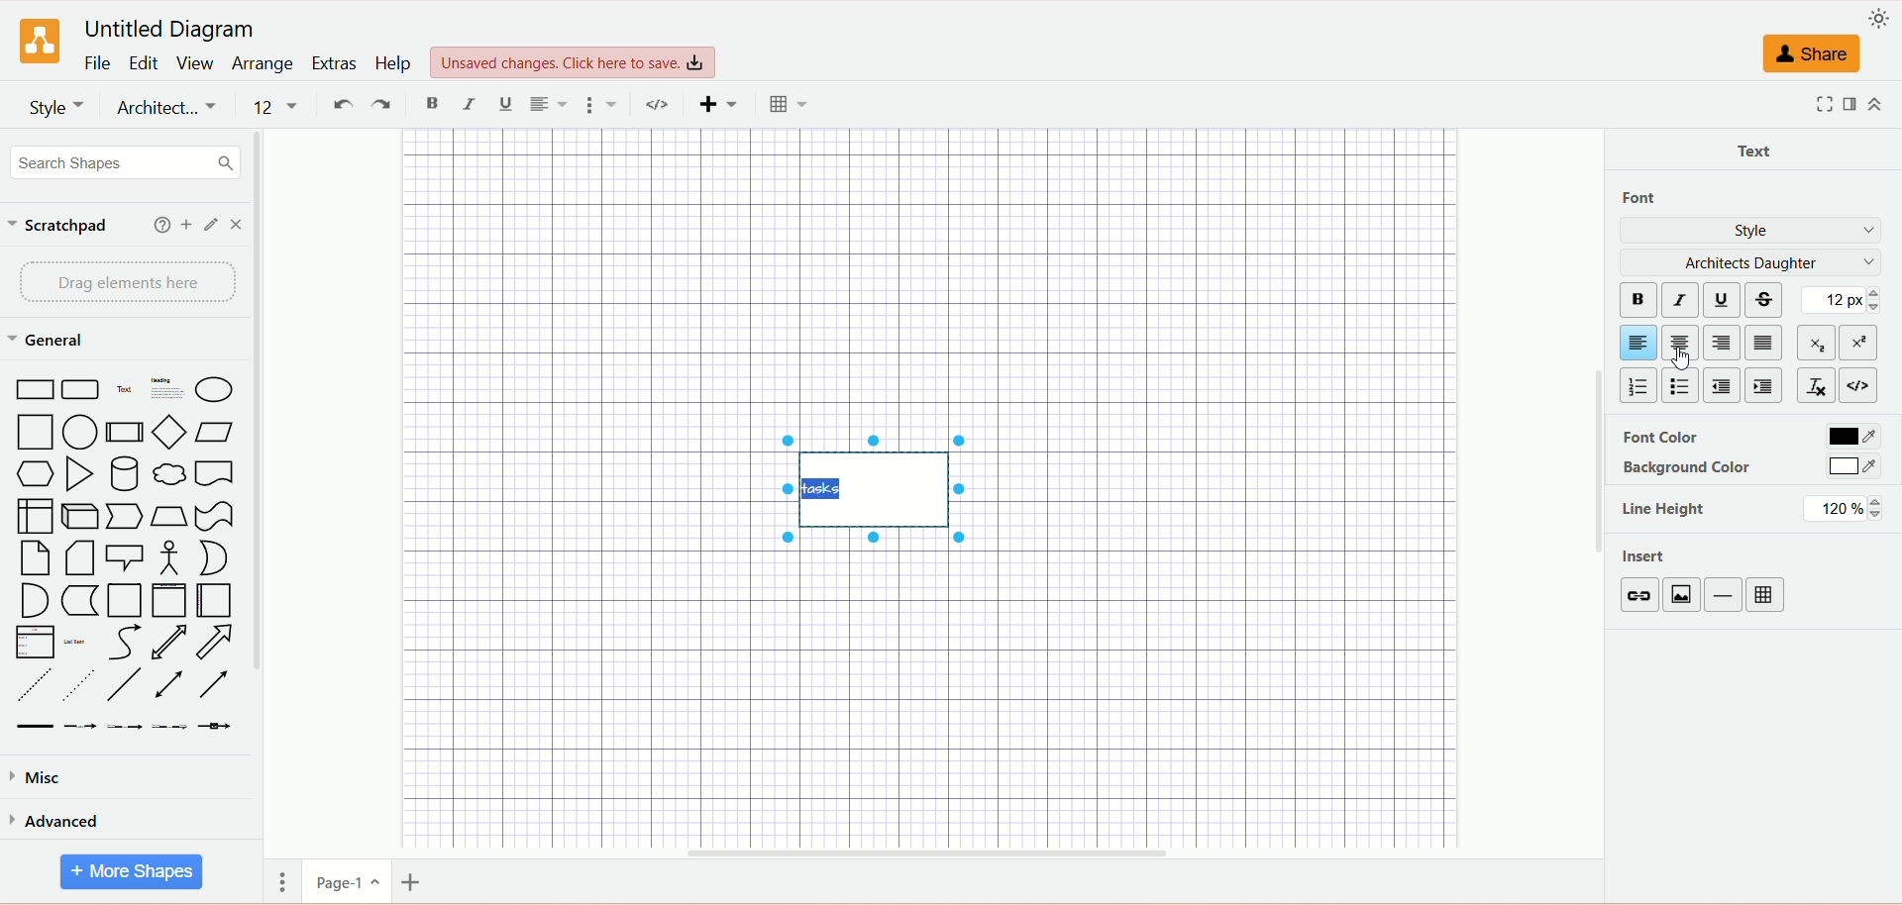  Describe the element at coordinates (1877, 19) in the screenshot. I see `appearance` at that location.